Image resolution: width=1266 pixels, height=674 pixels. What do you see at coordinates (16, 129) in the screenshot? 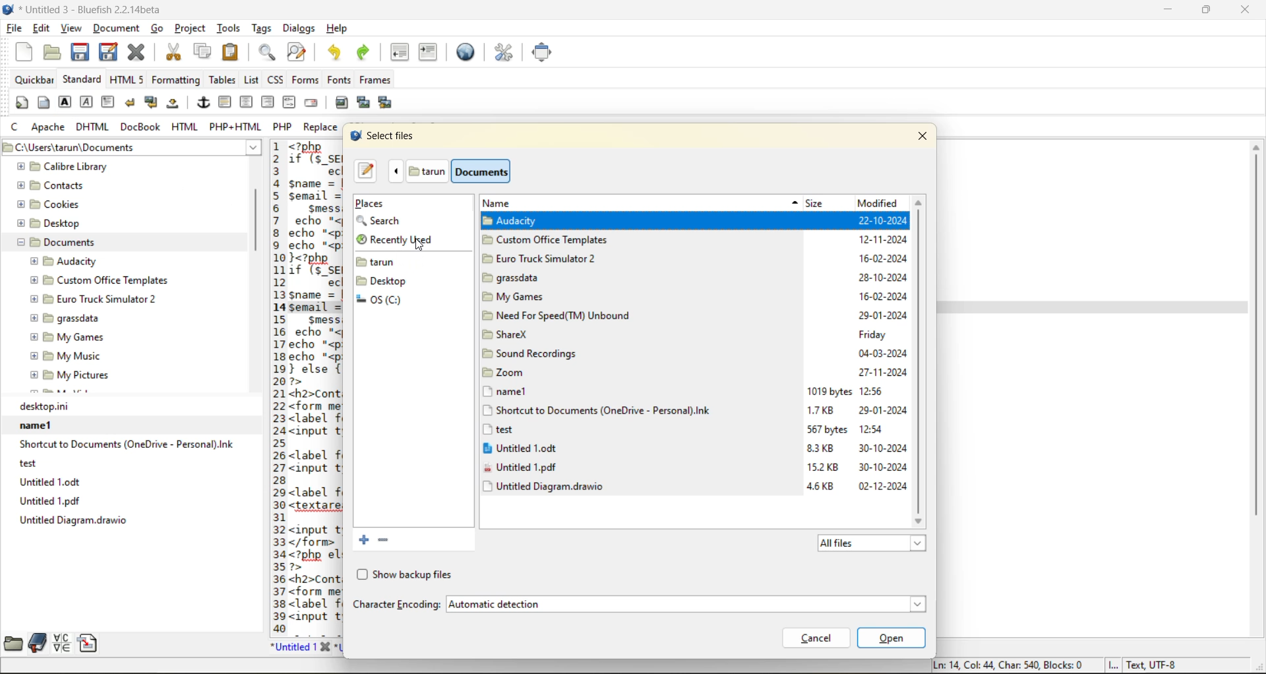
I see `c` at bounding box center [16, 129].